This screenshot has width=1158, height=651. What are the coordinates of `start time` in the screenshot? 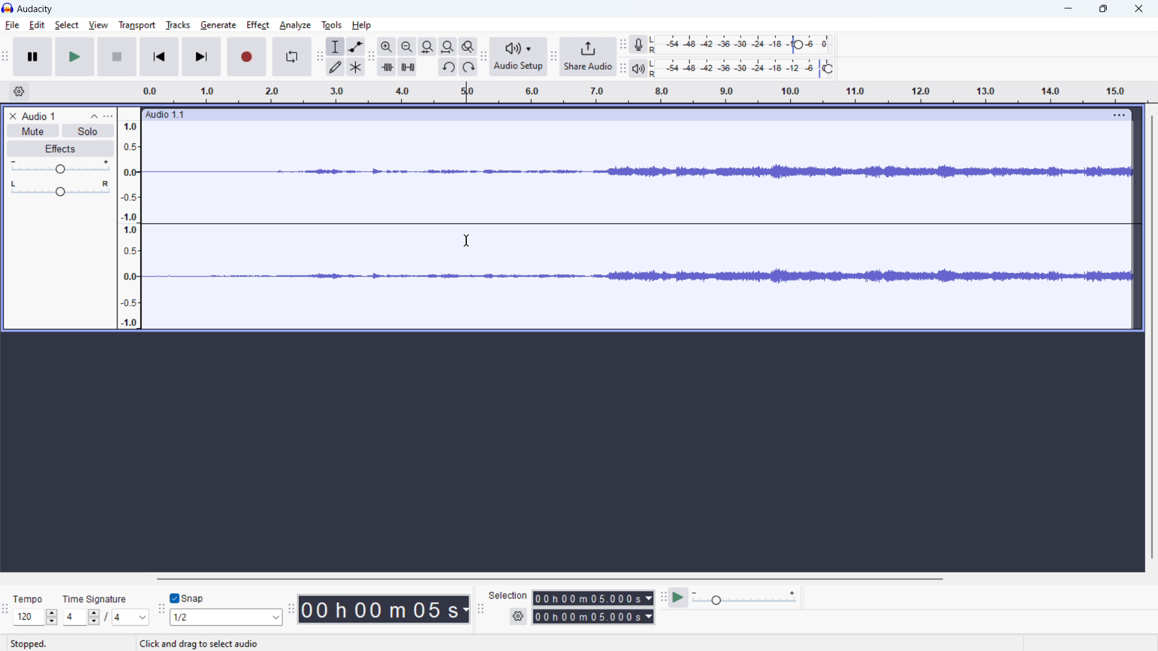 It's located at (593, 598).